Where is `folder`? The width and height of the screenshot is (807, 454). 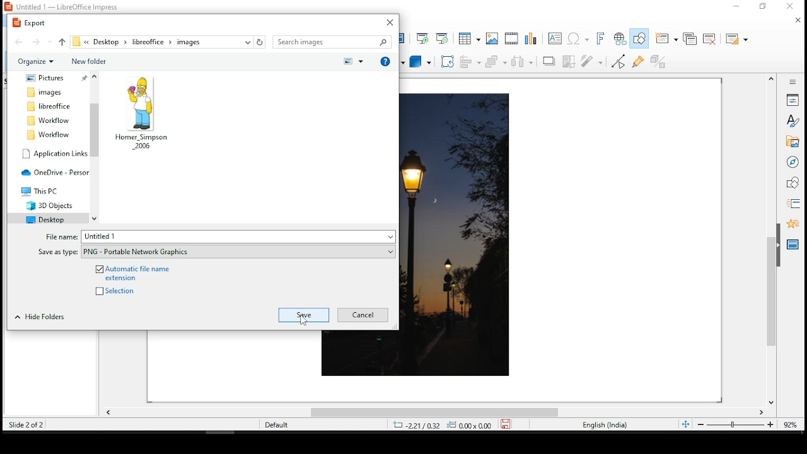 folder is located at coordinates (46, 92).